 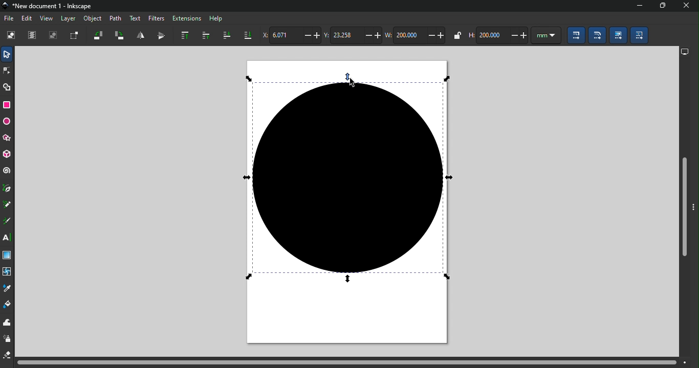 What do you see at coordinates (13, 35) in the screenshot?
I see `Select all objects` at bounding box center [13, 35].